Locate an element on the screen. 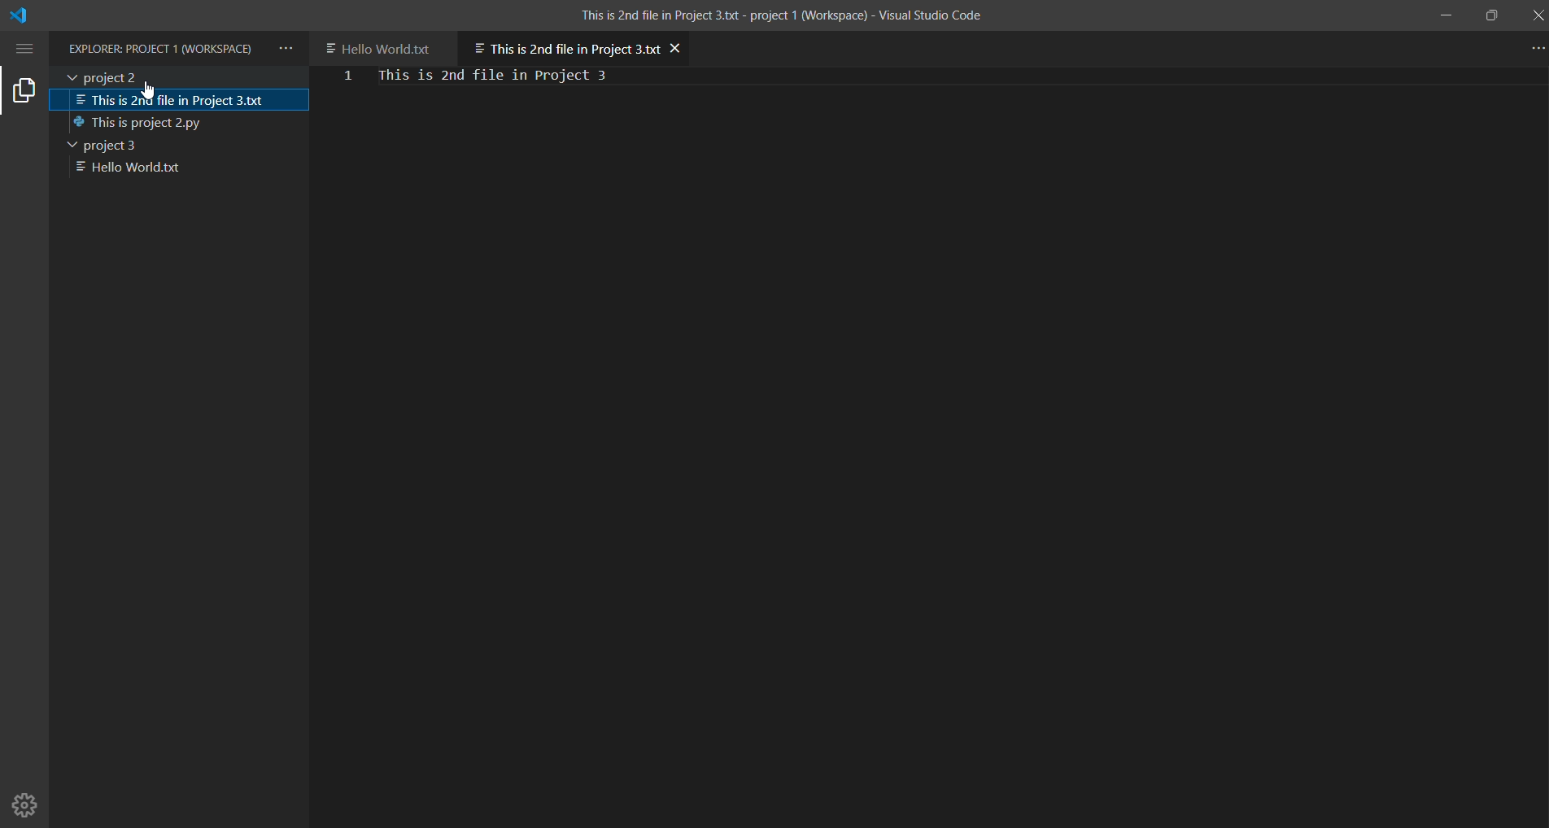 The width and height of the screenshot is (1549, 828). file in project 3 is located at coordinates (151, 169).